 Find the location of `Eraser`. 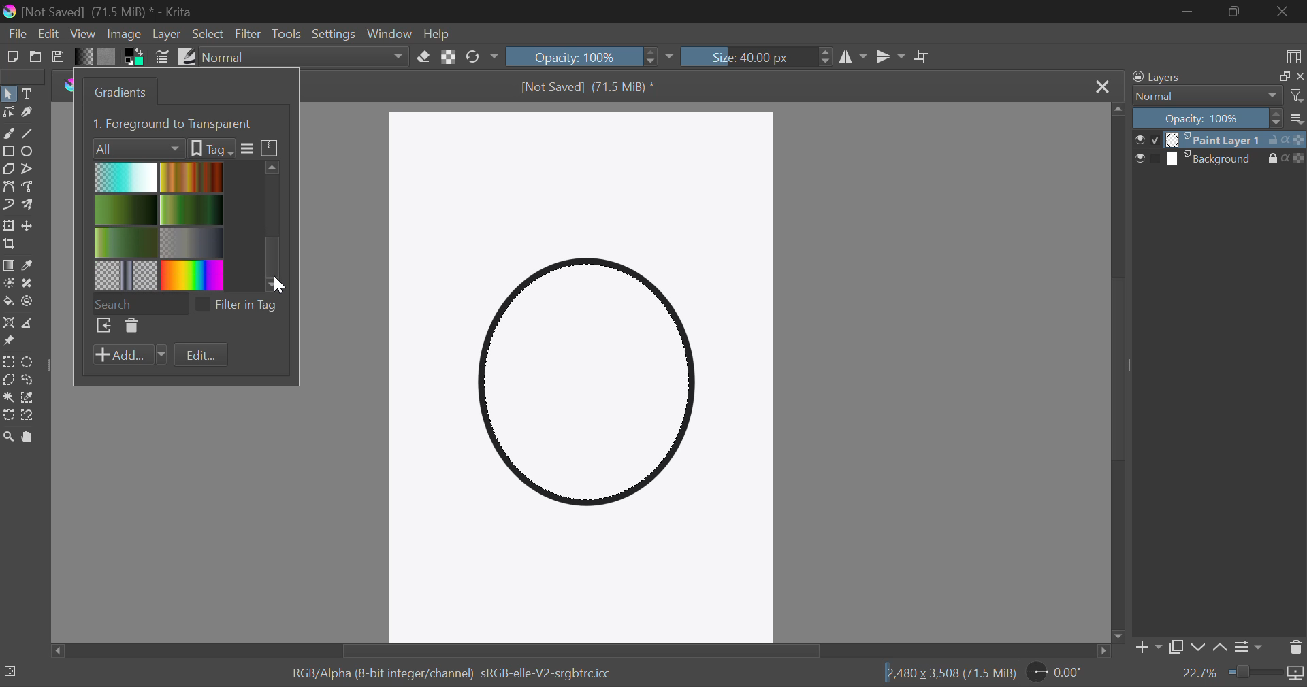

Eraser is located at coordinates (423, 57).